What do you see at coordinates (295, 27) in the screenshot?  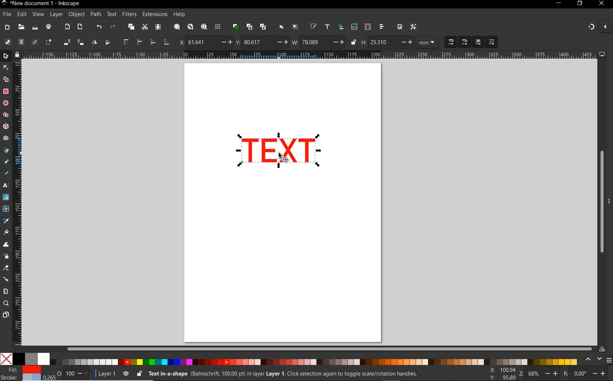 I see `ungroup` at bounding box center [295, 27].